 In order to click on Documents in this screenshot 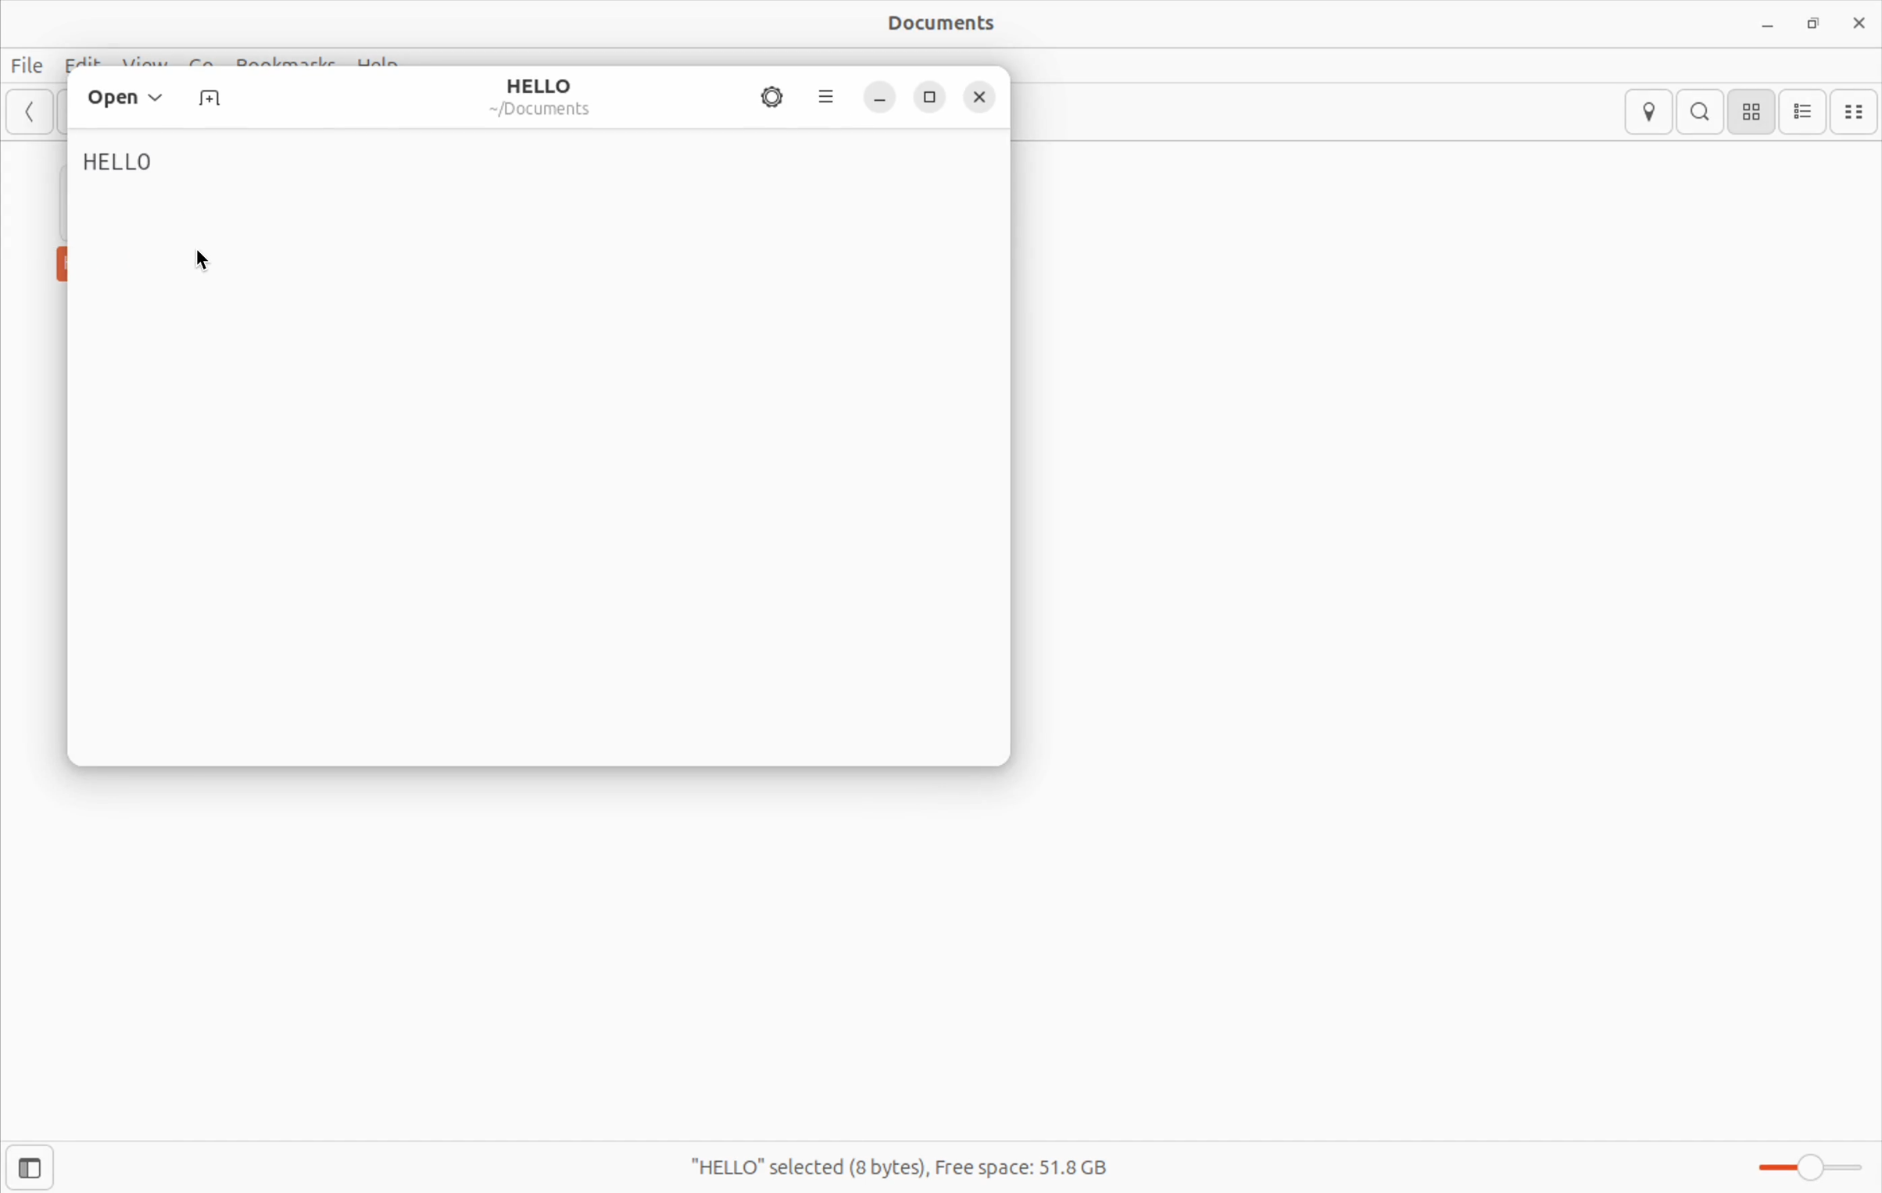, I will do `click(528, 116)`.